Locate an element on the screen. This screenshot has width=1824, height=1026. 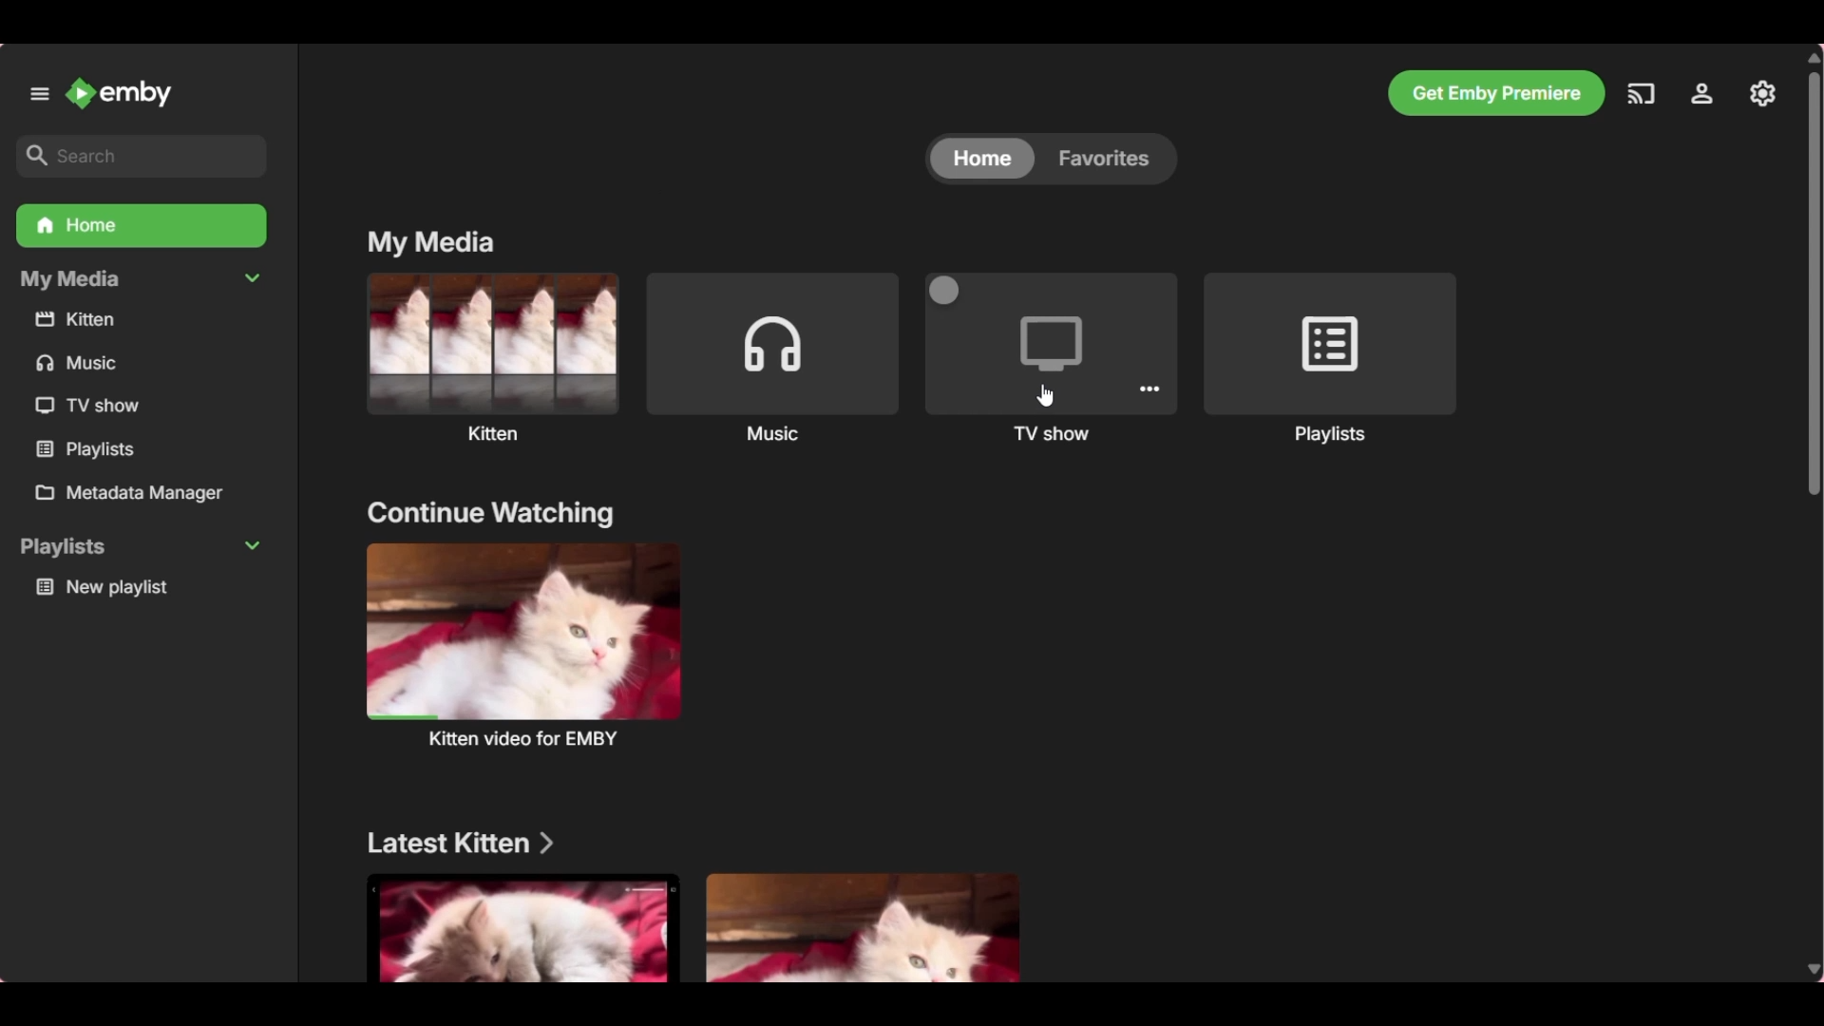
Media under mentioned title is located at coordinates (861, 925).